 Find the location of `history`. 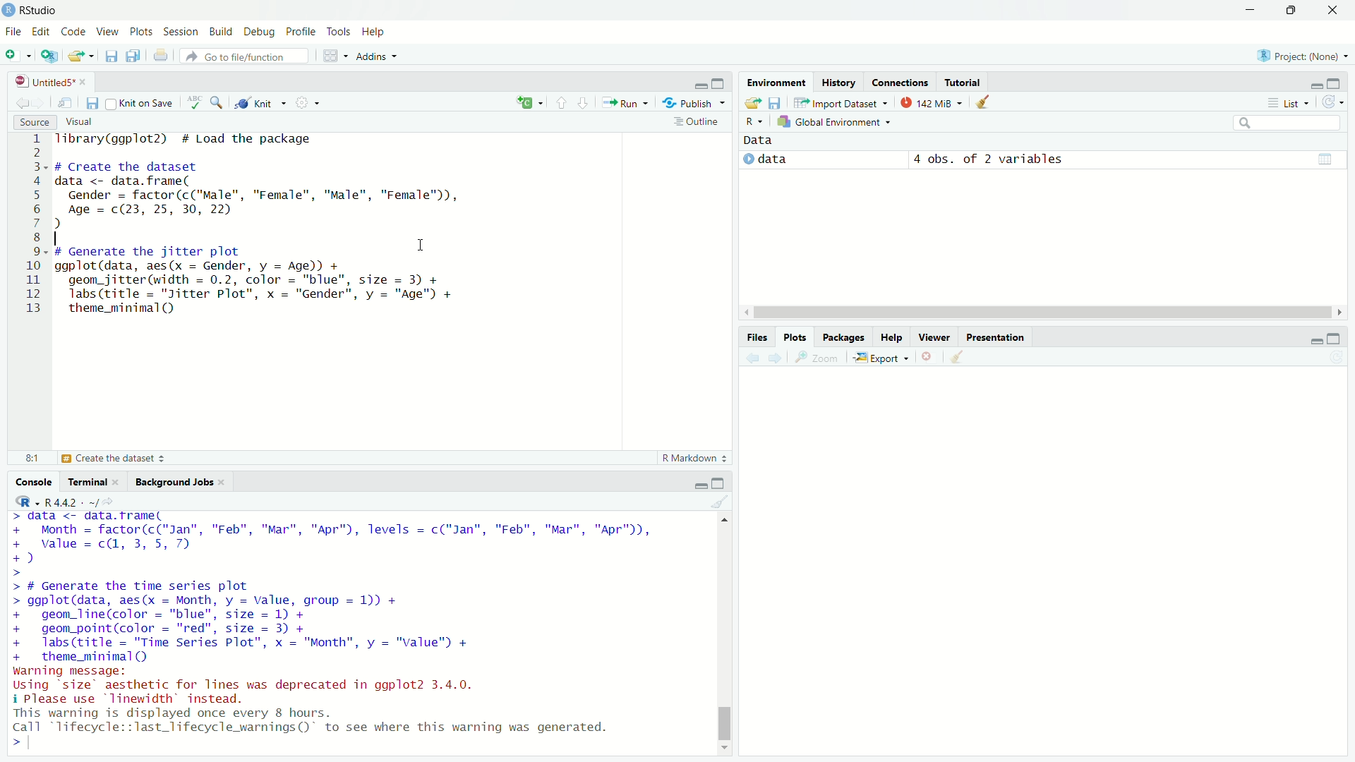

history is located at coordinates (838, 83).